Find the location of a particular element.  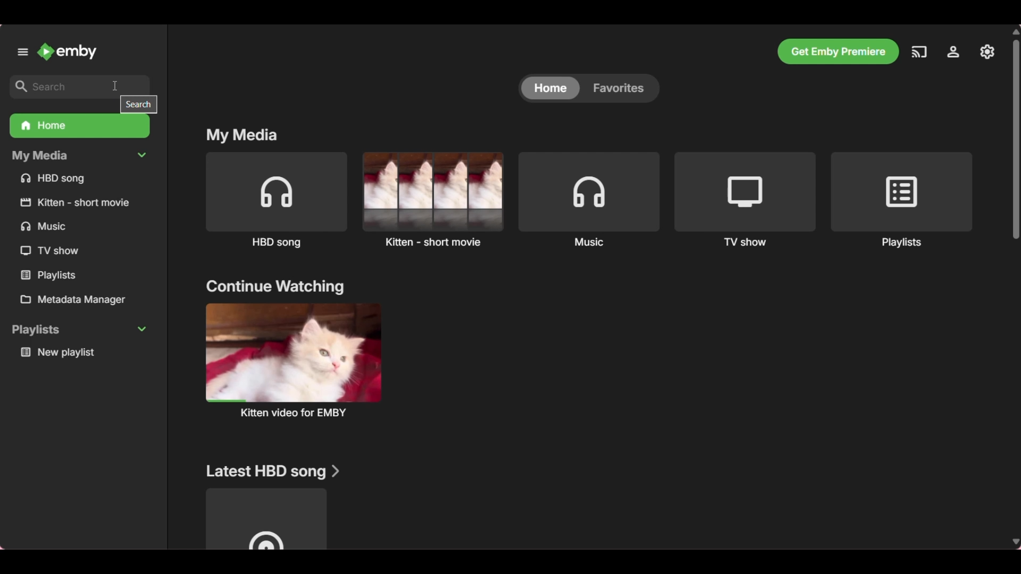

Playlists is located at coordinates (52, 275).